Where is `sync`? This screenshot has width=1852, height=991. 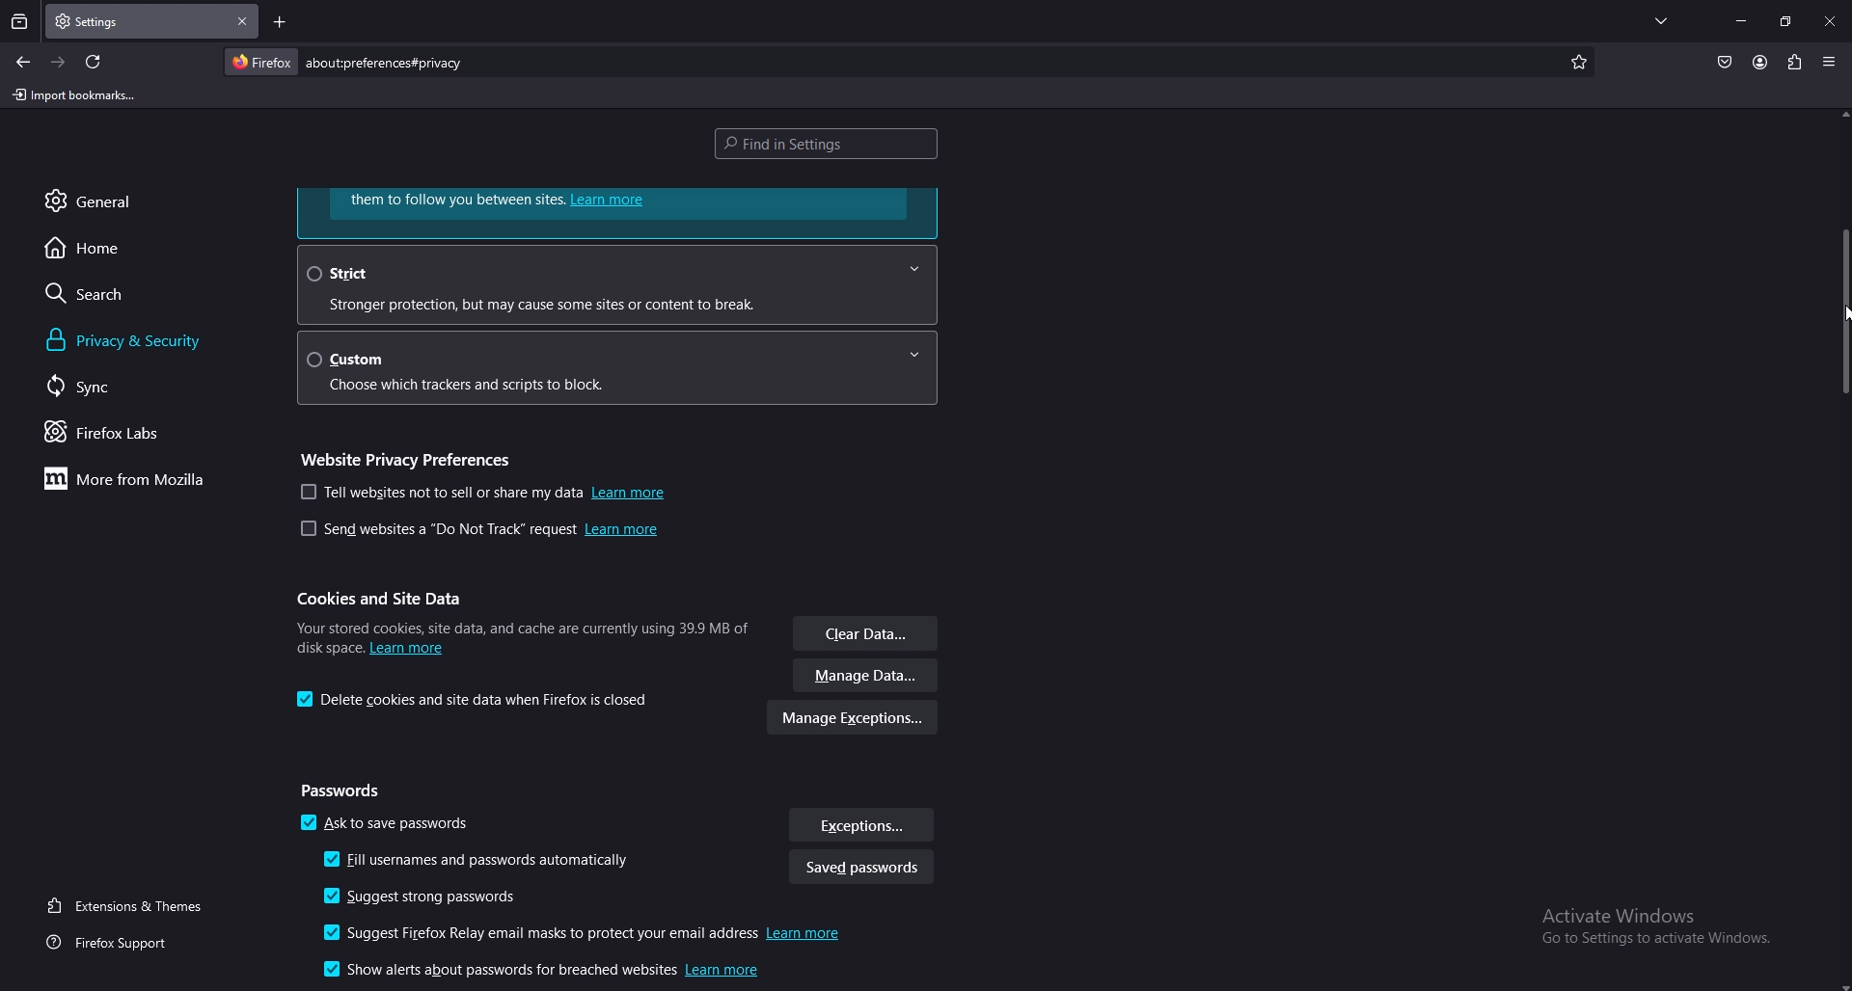
sync is located at coordinates (102, 387).